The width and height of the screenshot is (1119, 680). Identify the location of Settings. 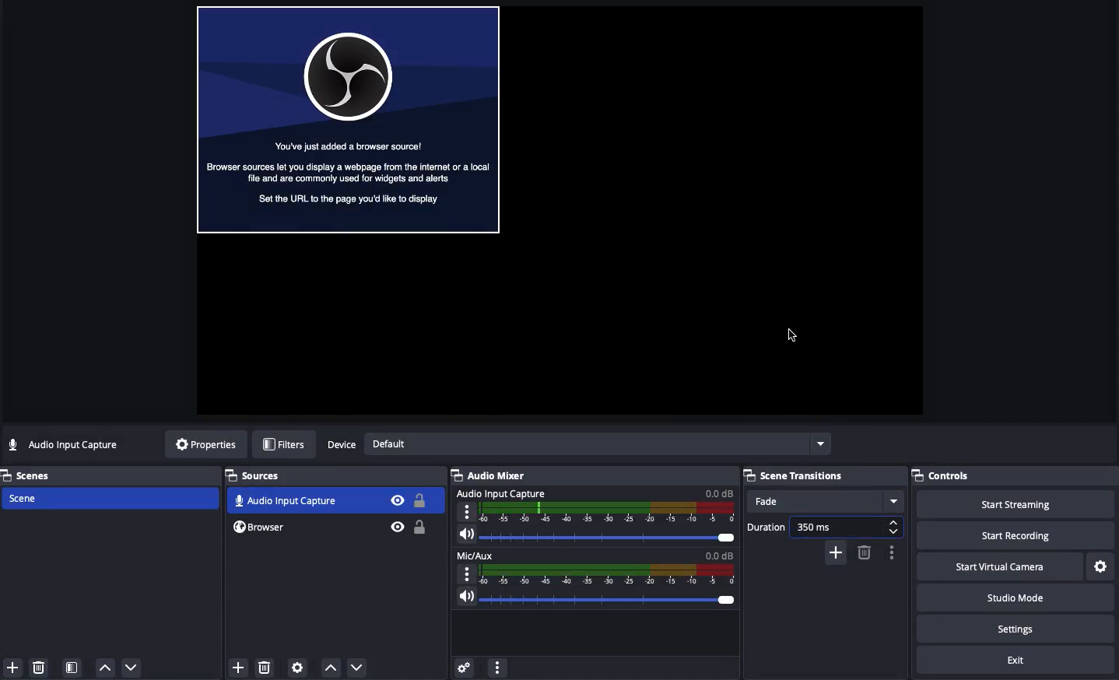
(1016, 629).